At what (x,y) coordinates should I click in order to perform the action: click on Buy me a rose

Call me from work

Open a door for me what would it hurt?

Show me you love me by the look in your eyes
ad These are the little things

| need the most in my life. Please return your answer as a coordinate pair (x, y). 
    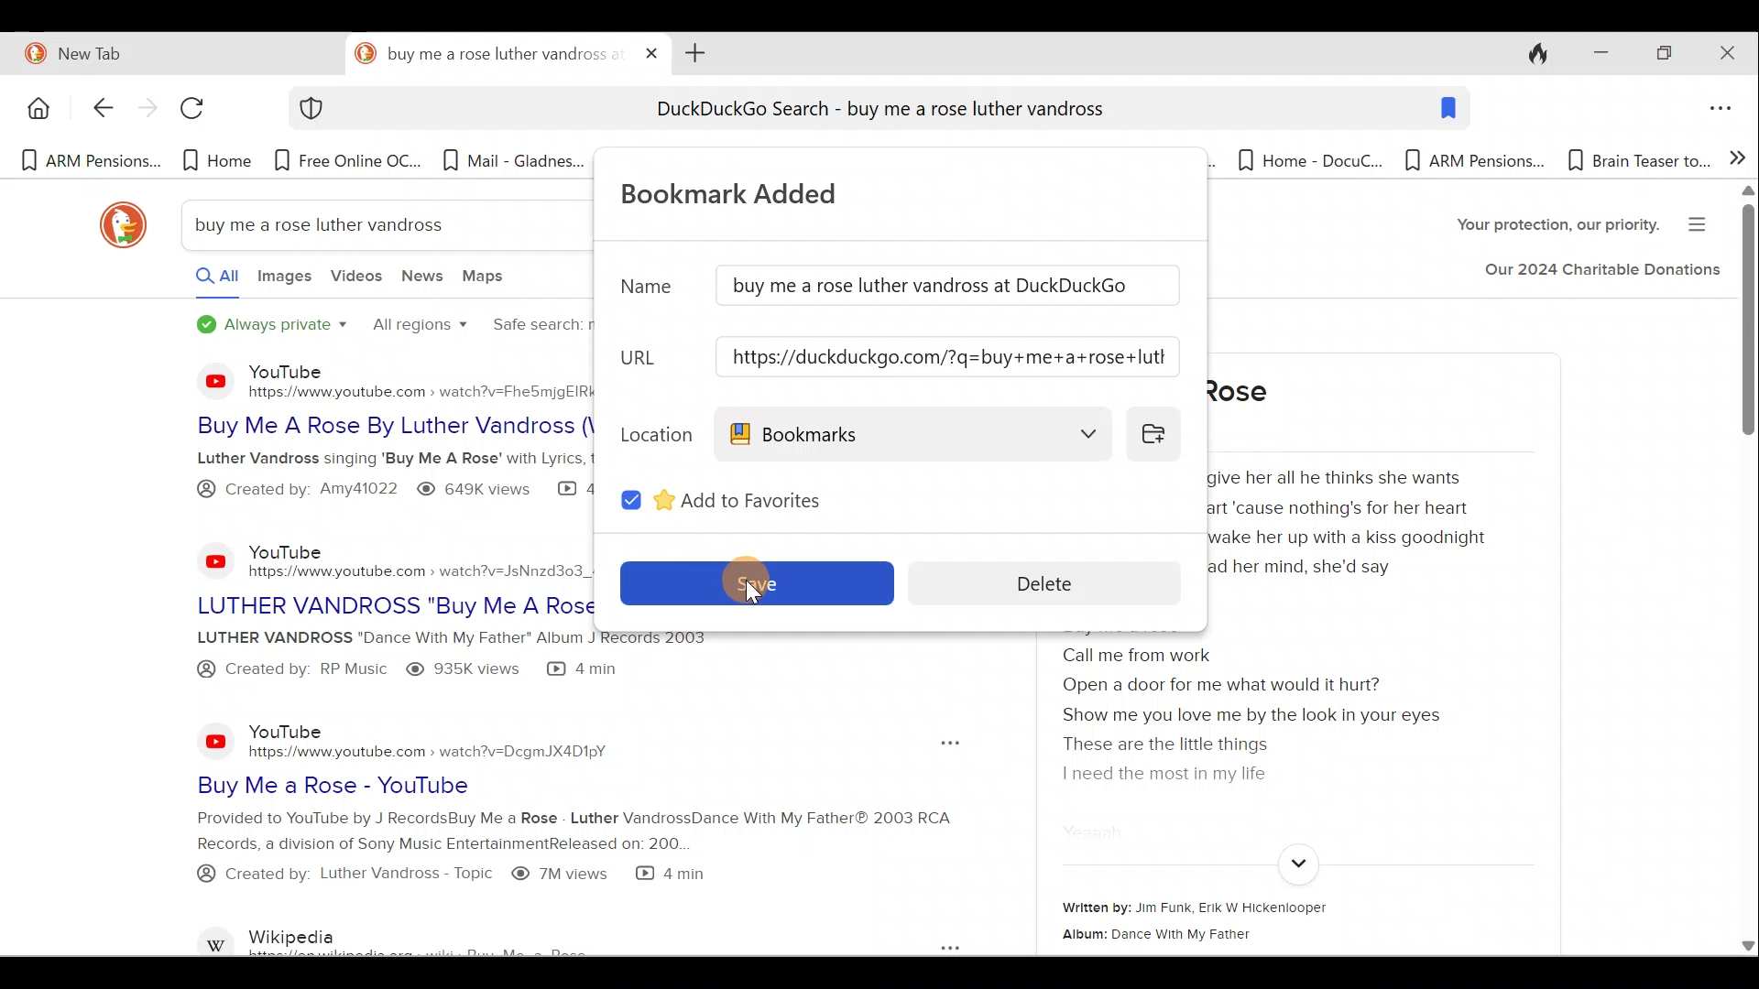
    Looking at the image, I should click on (1272, 713).